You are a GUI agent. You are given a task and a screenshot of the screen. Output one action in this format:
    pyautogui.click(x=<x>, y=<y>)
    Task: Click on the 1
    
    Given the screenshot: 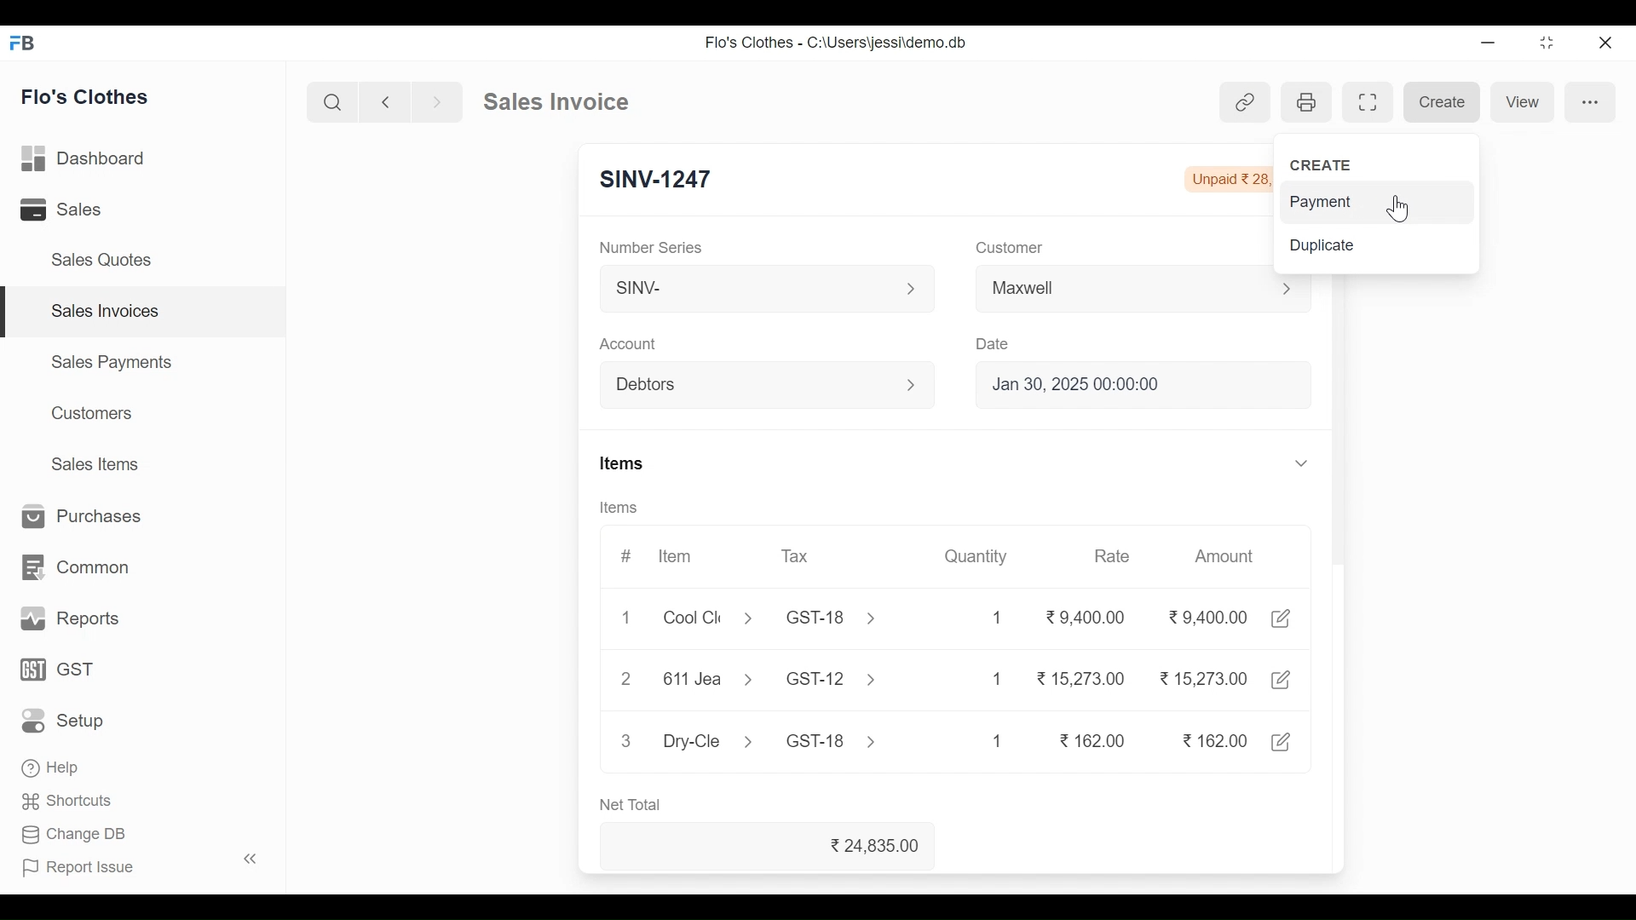 What is the action you would take?
    pyautogui.click(x=997, y=740)
    